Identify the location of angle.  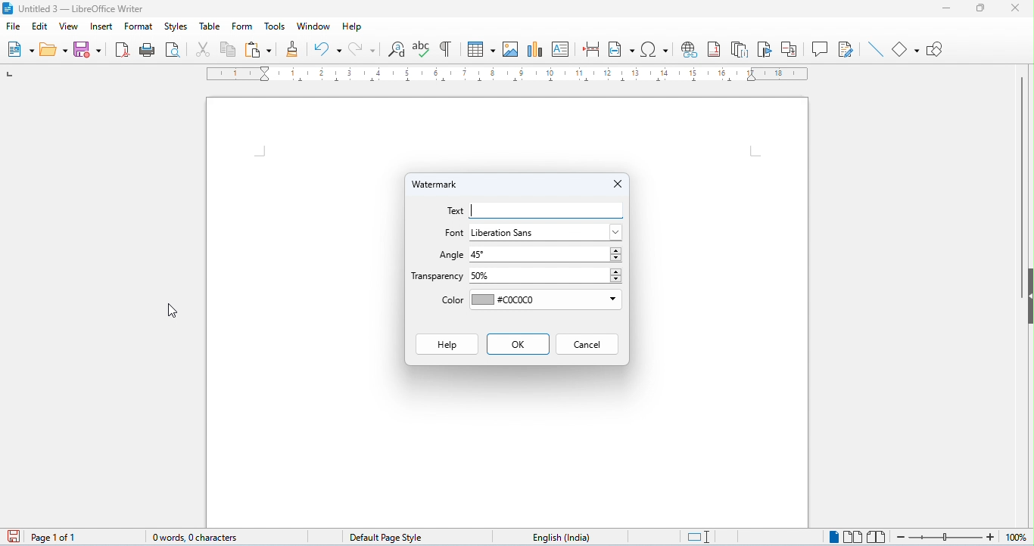
(450, 256).